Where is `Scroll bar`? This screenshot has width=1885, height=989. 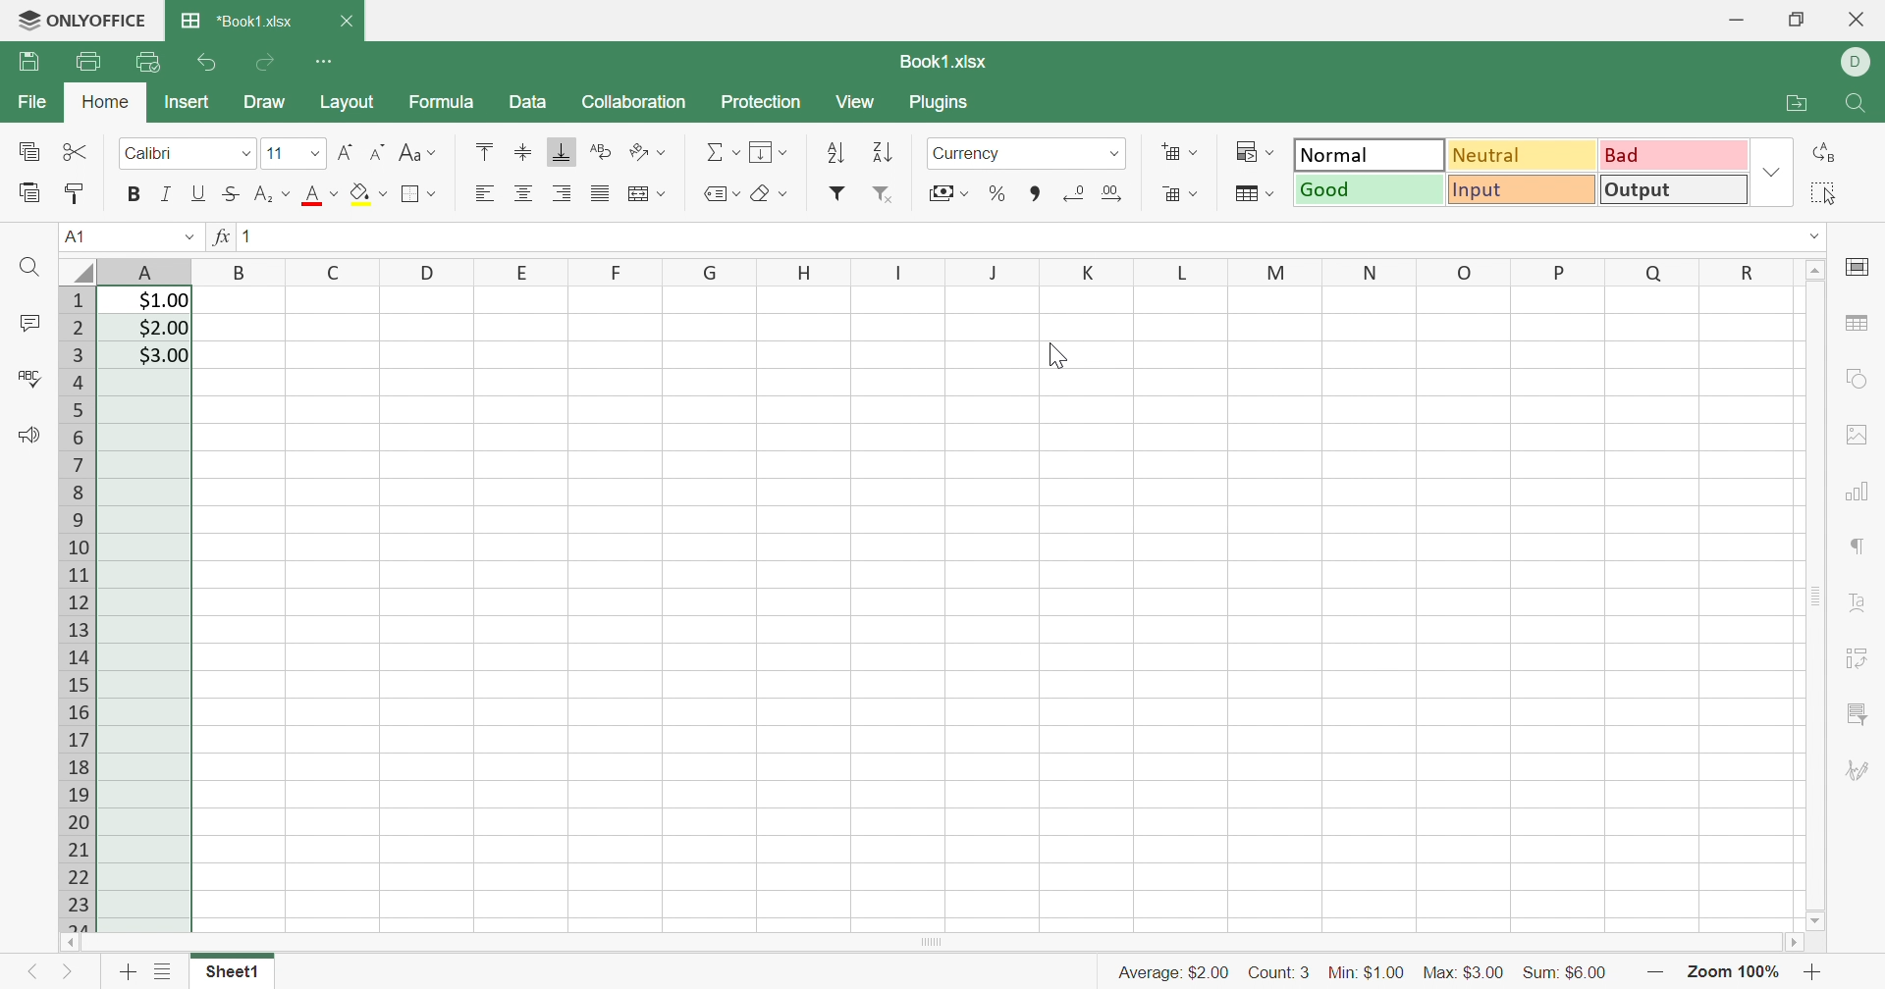
Scroll bar is located at coordinates (931, 942).